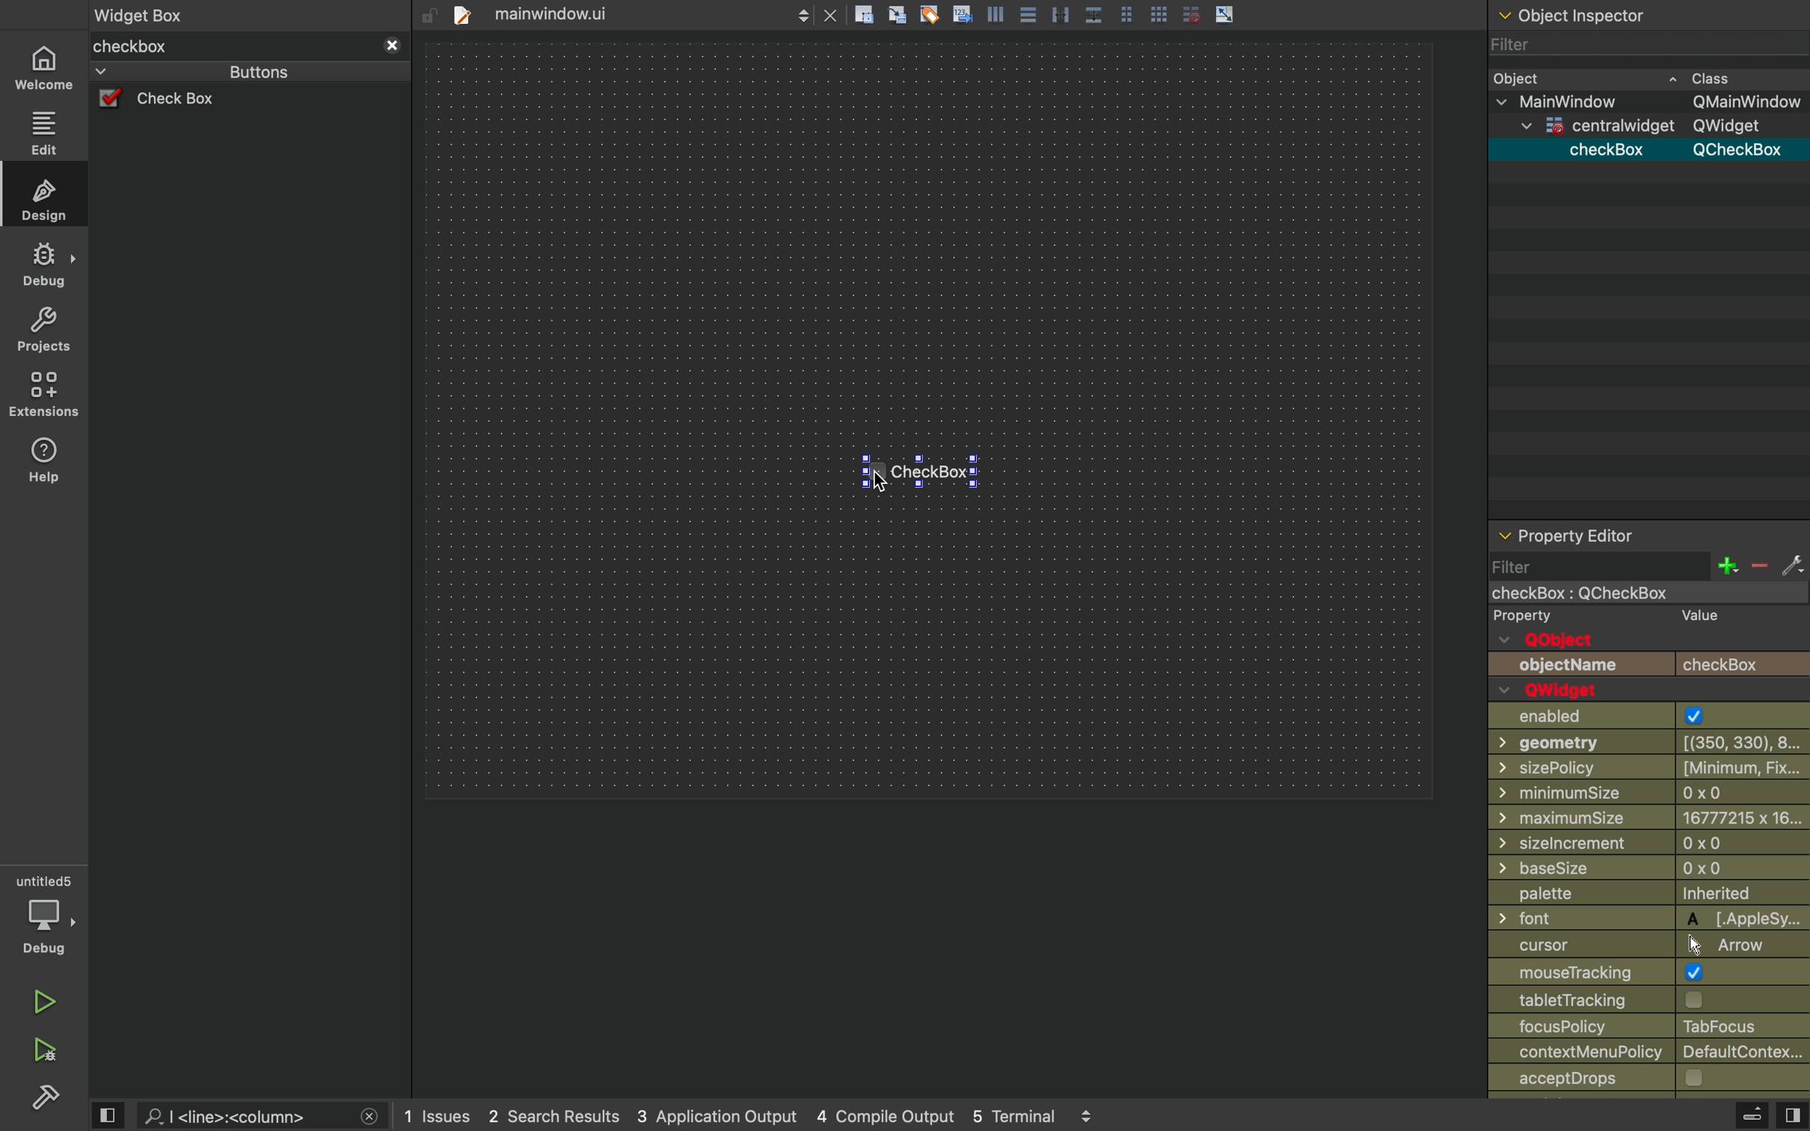 The image size is (1810, 1131). Describe the element at coordinates (1567, 640) in the screenshot. I see `qobject` at that location.